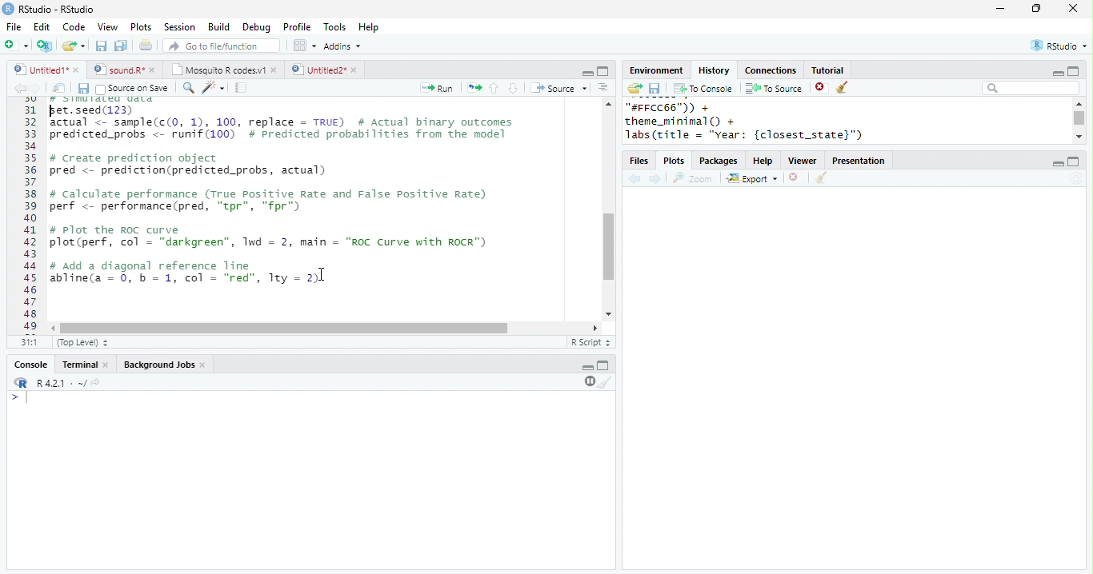 This screenshot has width=1093, height=574. What do you see at coordinates (369, 28) in the screenshot?
I see `Help` at bounding box center [369, 28].